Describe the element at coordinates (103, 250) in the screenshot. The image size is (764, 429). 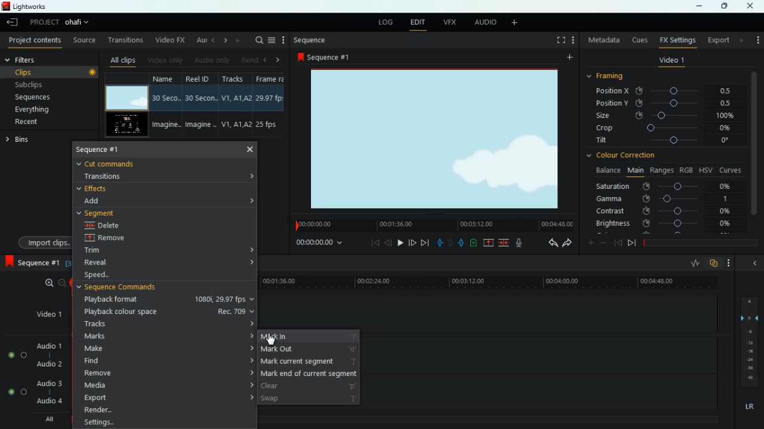
I see `trim` at that location.